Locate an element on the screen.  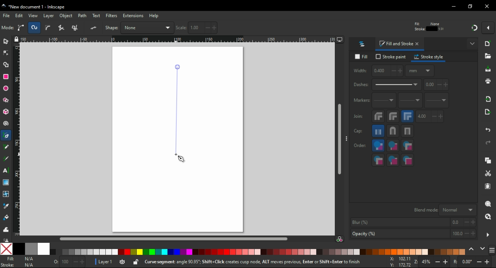
butt is located at coordinates (379, 131).